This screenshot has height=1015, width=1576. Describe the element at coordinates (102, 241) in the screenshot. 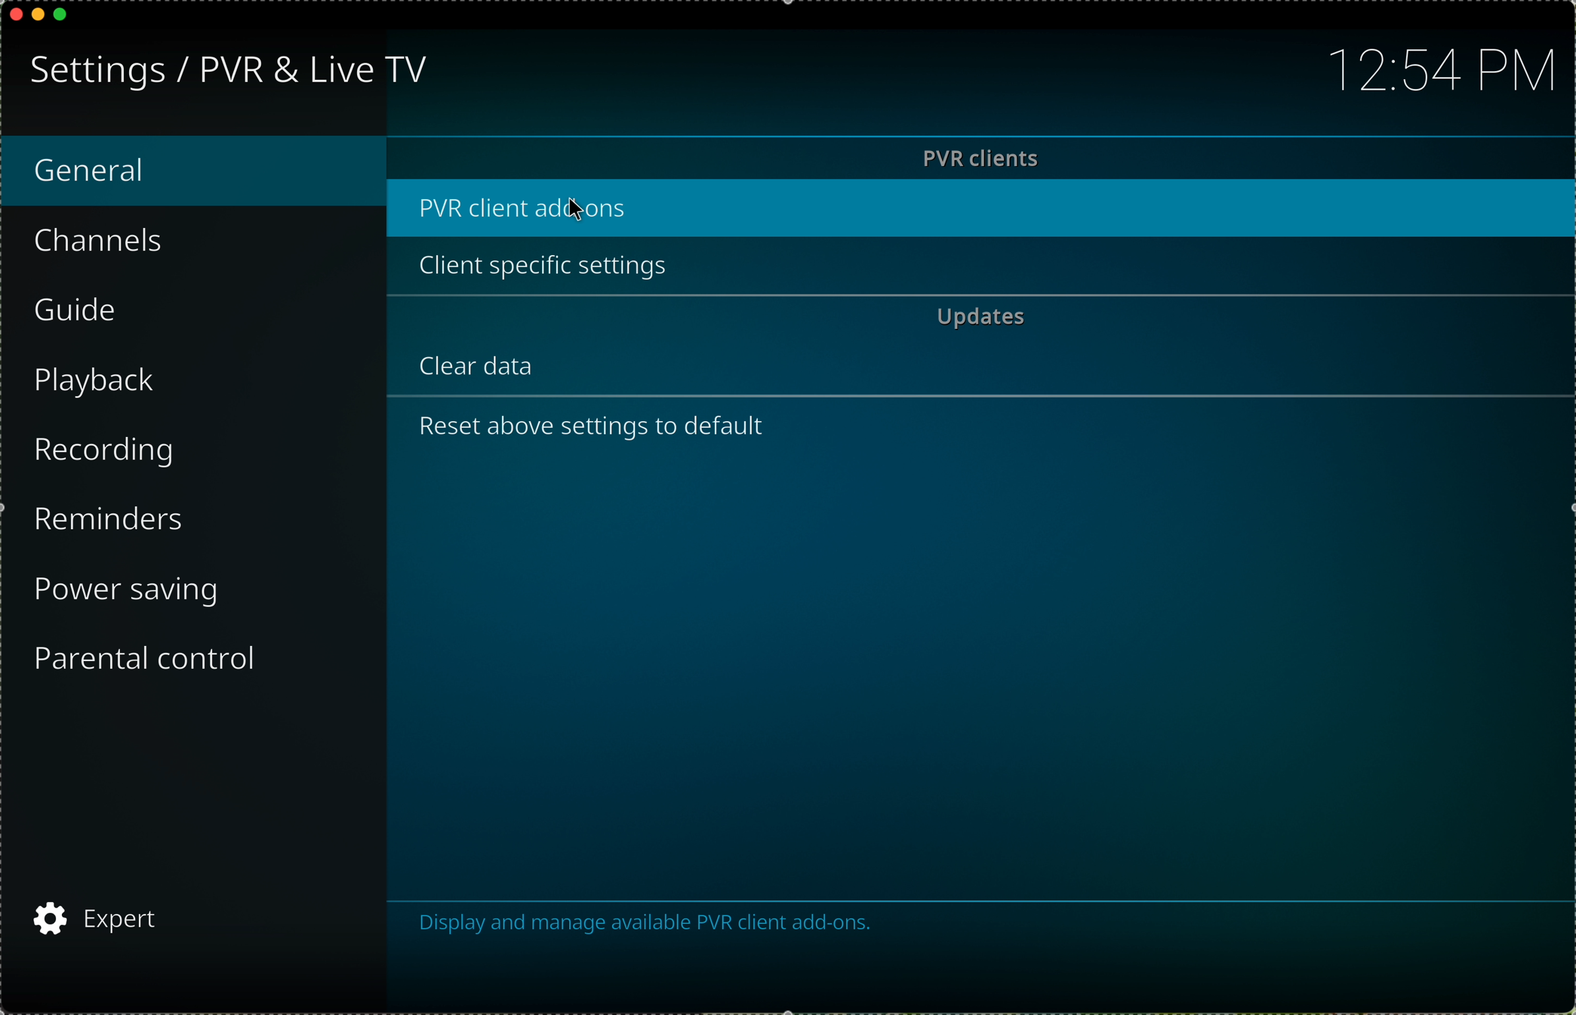

I see `channels` at that location.